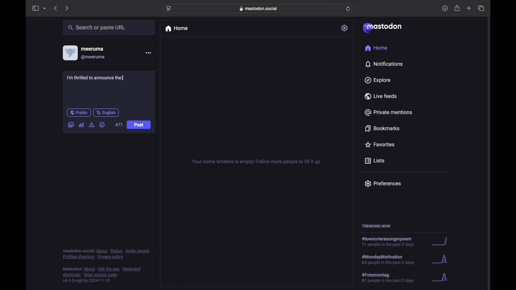 This screenshot has width=516, height=290. I want to click on hashtag trend, so click(392, 277).